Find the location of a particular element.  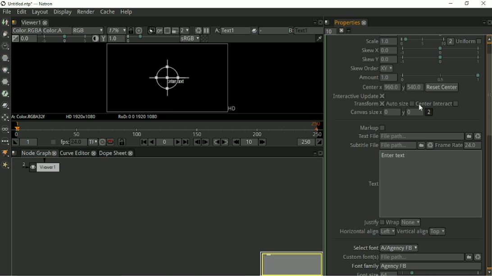

Viewer gamma correction is located at coordinates (103, 39).